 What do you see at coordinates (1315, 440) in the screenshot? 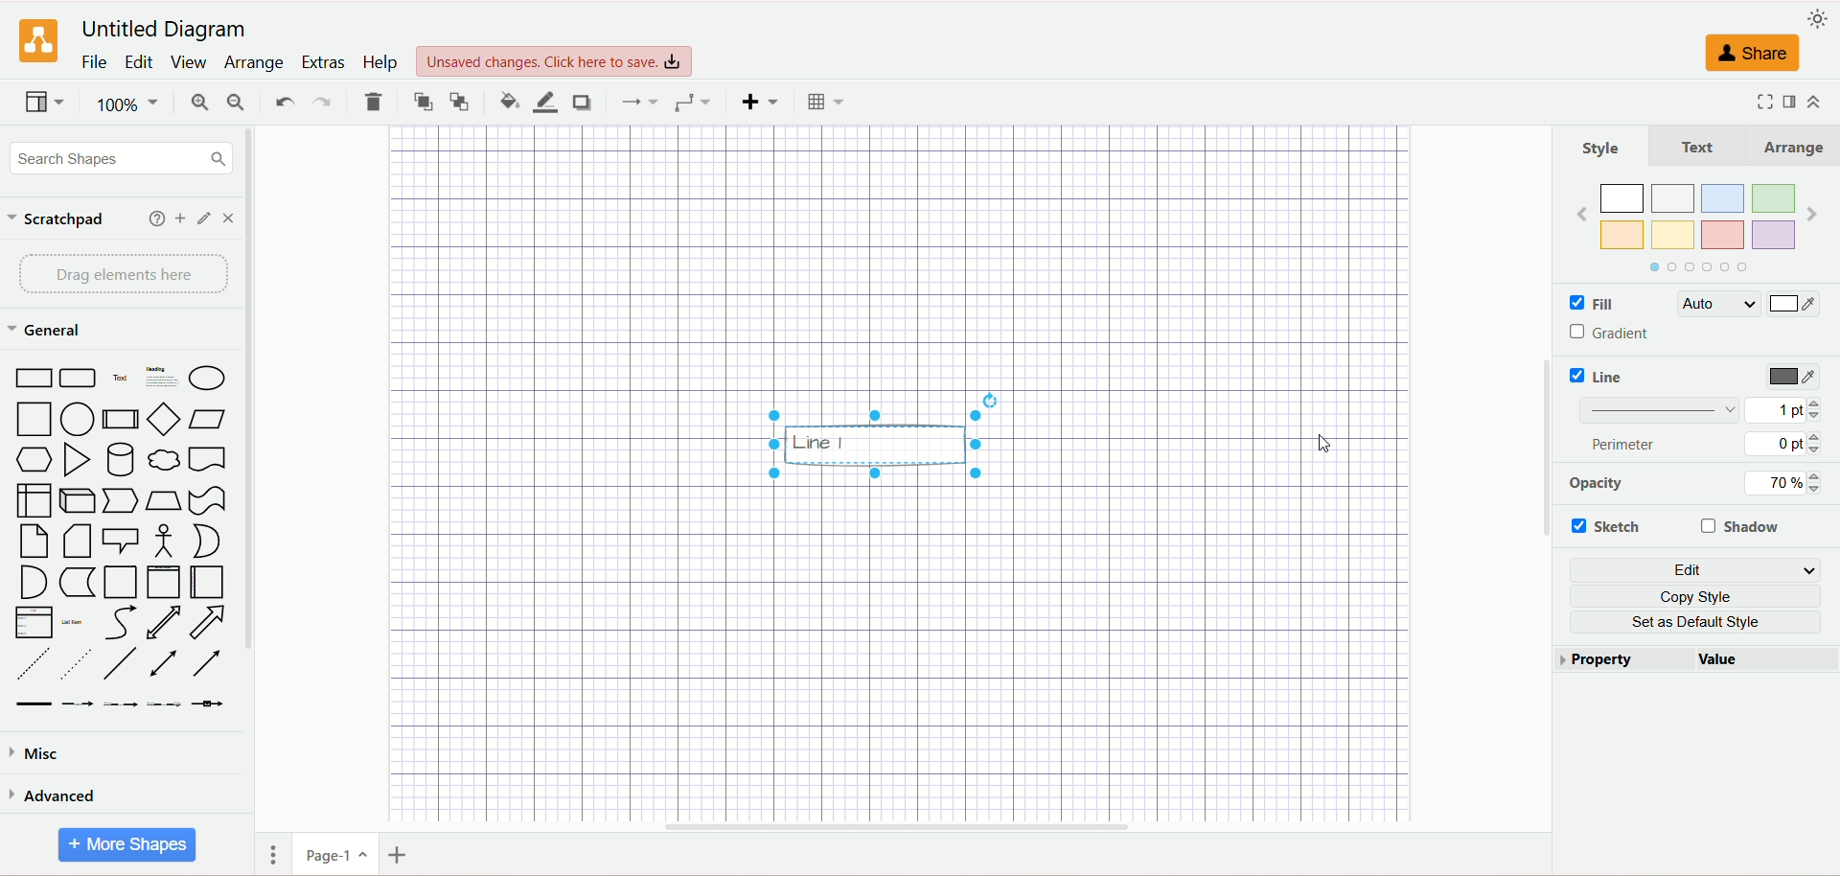
I see `Cursor` at bounding box center [1315, 440].